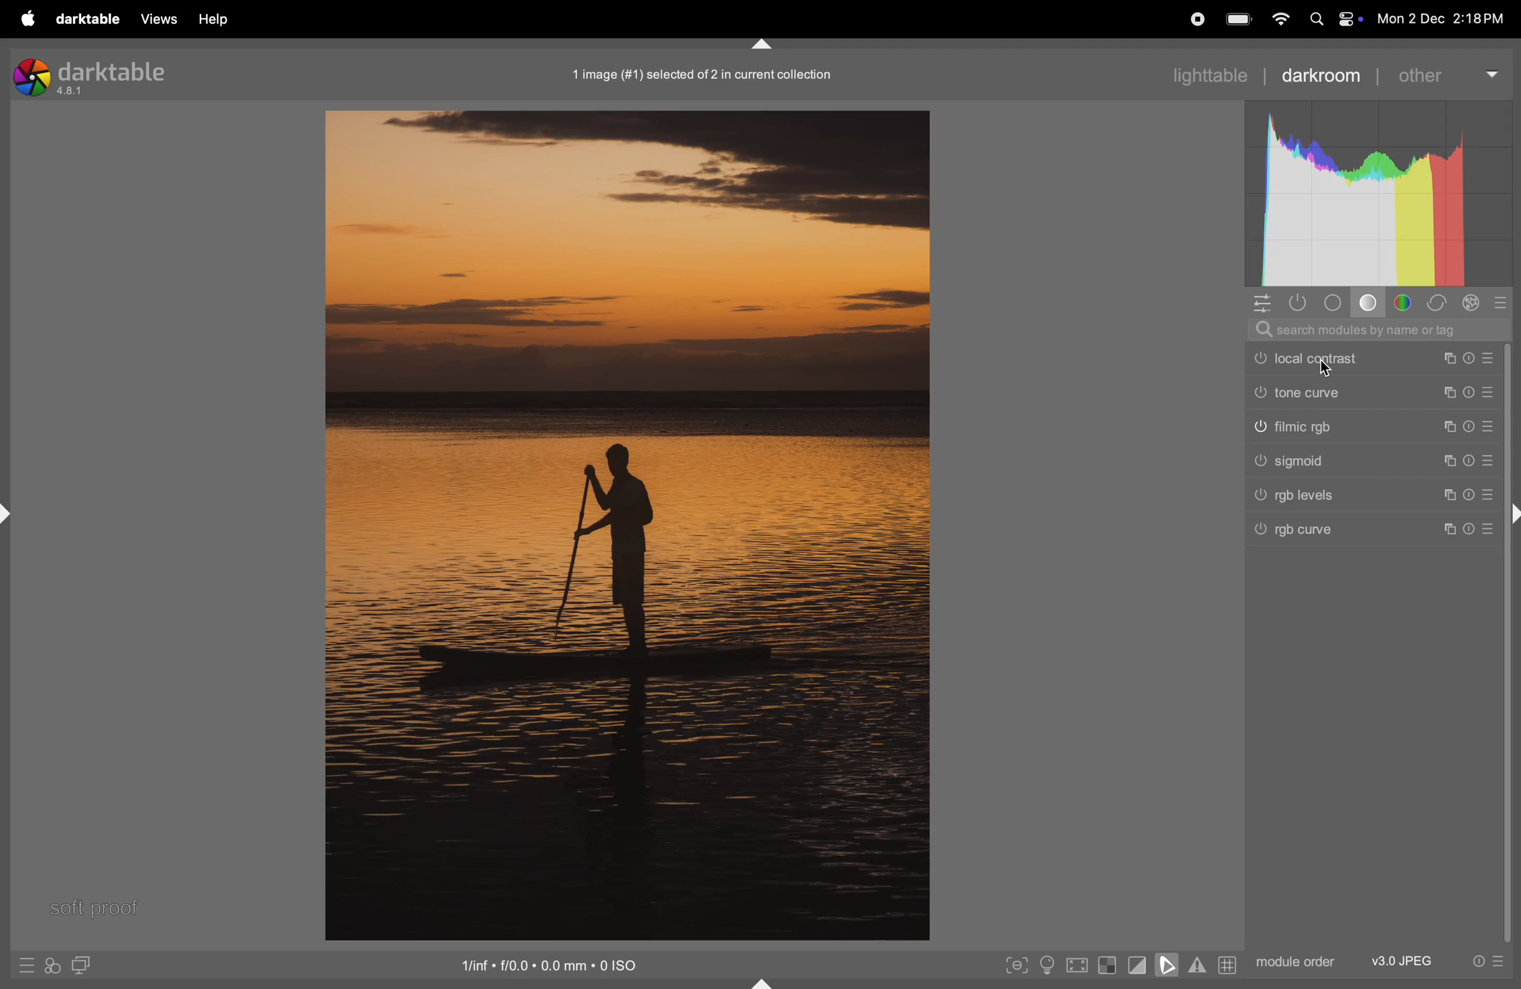 Image resolution: width=1521 pixels, height=989 pixels. I want to click on presets, so click(1502, 302).